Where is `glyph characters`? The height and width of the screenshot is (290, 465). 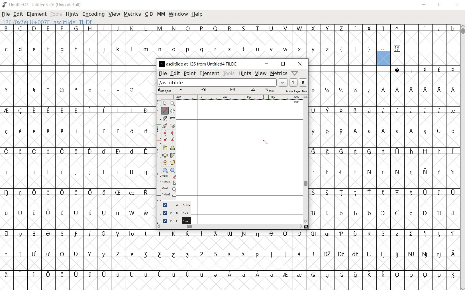 glyph characters is located at coordinates (307, 35).